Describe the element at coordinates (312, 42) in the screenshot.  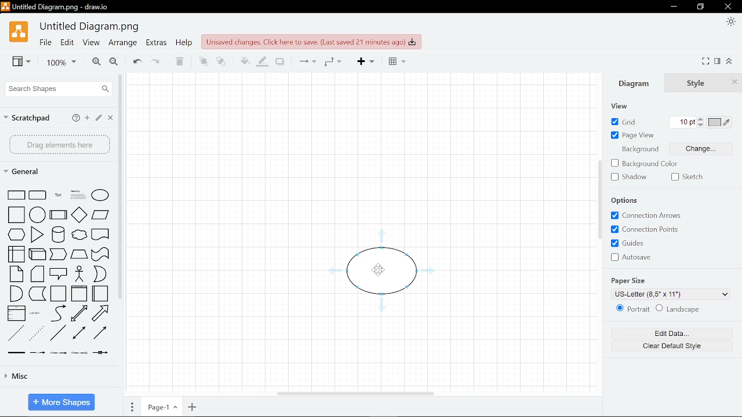
I see `Click here to save` at that location.